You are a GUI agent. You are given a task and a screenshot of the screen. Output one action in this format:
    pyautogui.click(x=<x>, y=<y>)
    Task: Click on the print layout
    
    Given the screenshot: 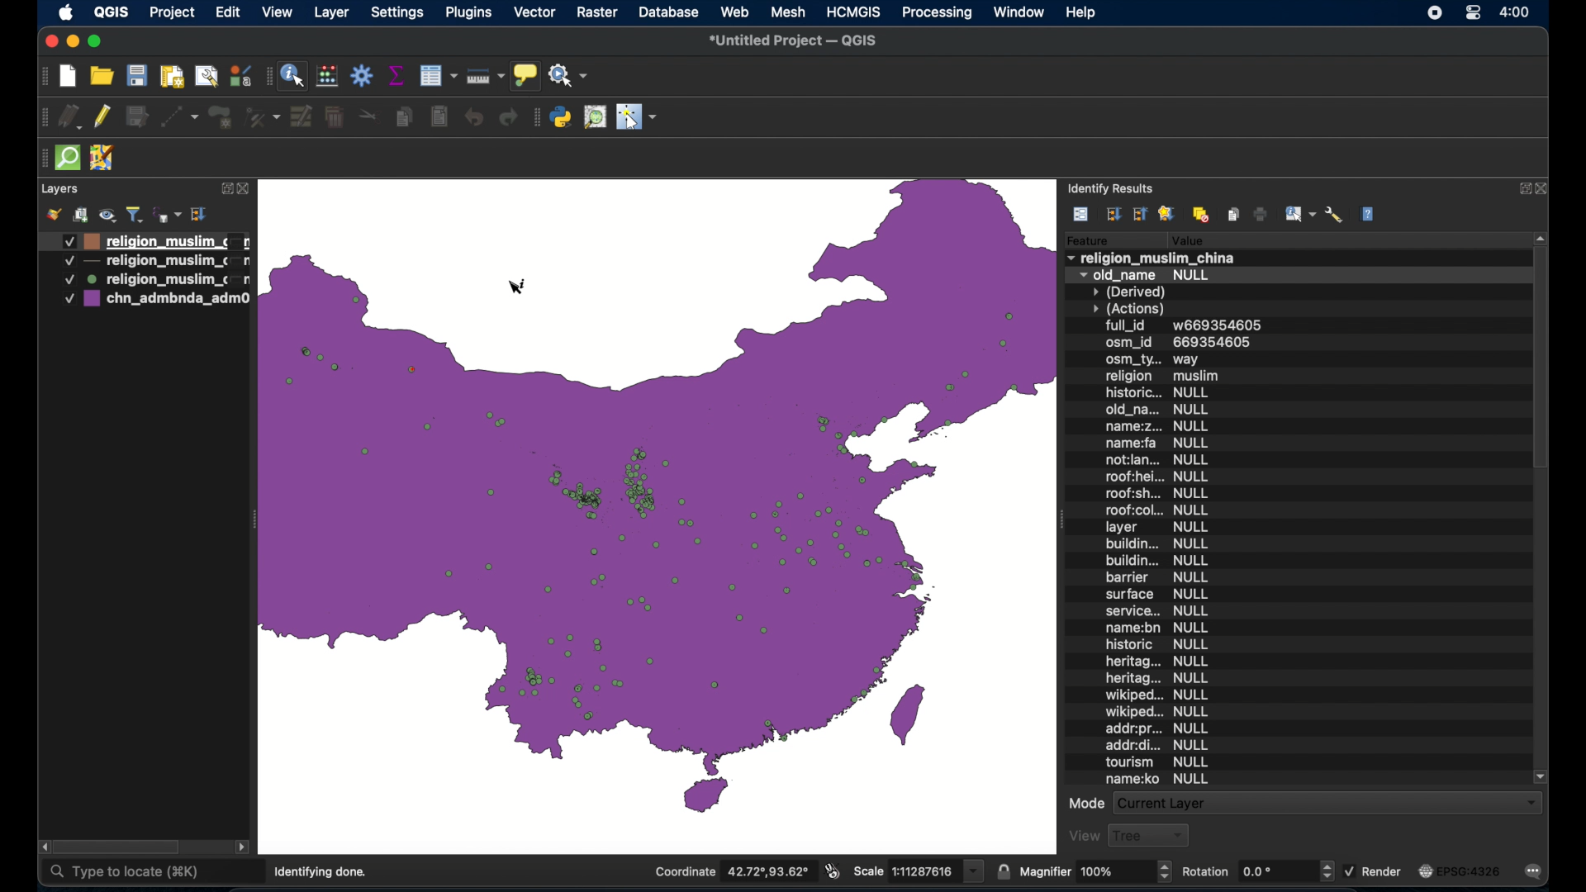 What is the action you would take?
    pyautogui.click(x=169, y=75)
    